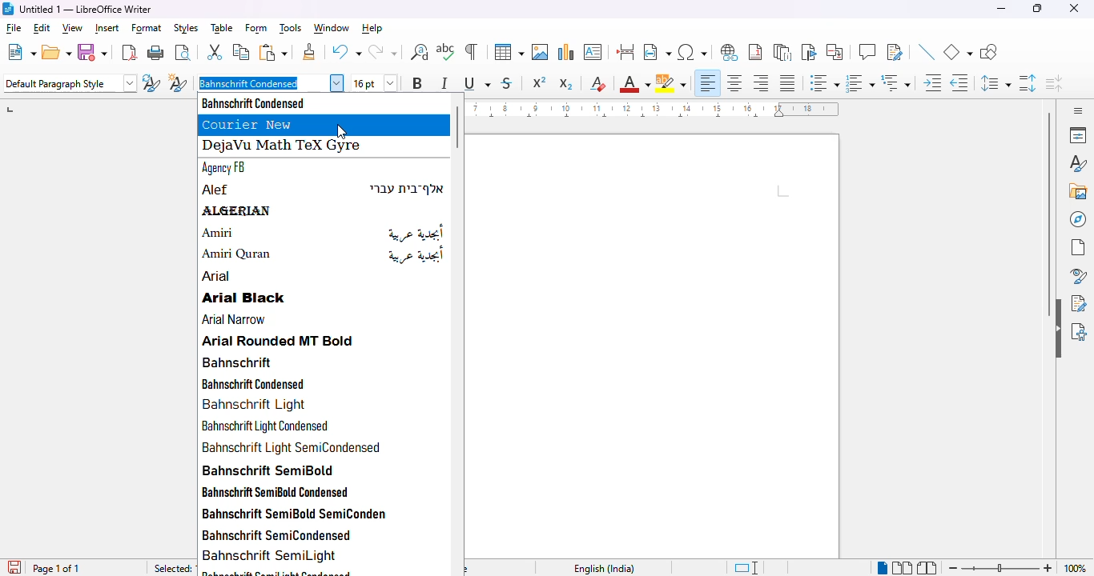 Image resolution: width=1094 pixels, height=576 pixels. I want to click on superscript, so click(540, 82).